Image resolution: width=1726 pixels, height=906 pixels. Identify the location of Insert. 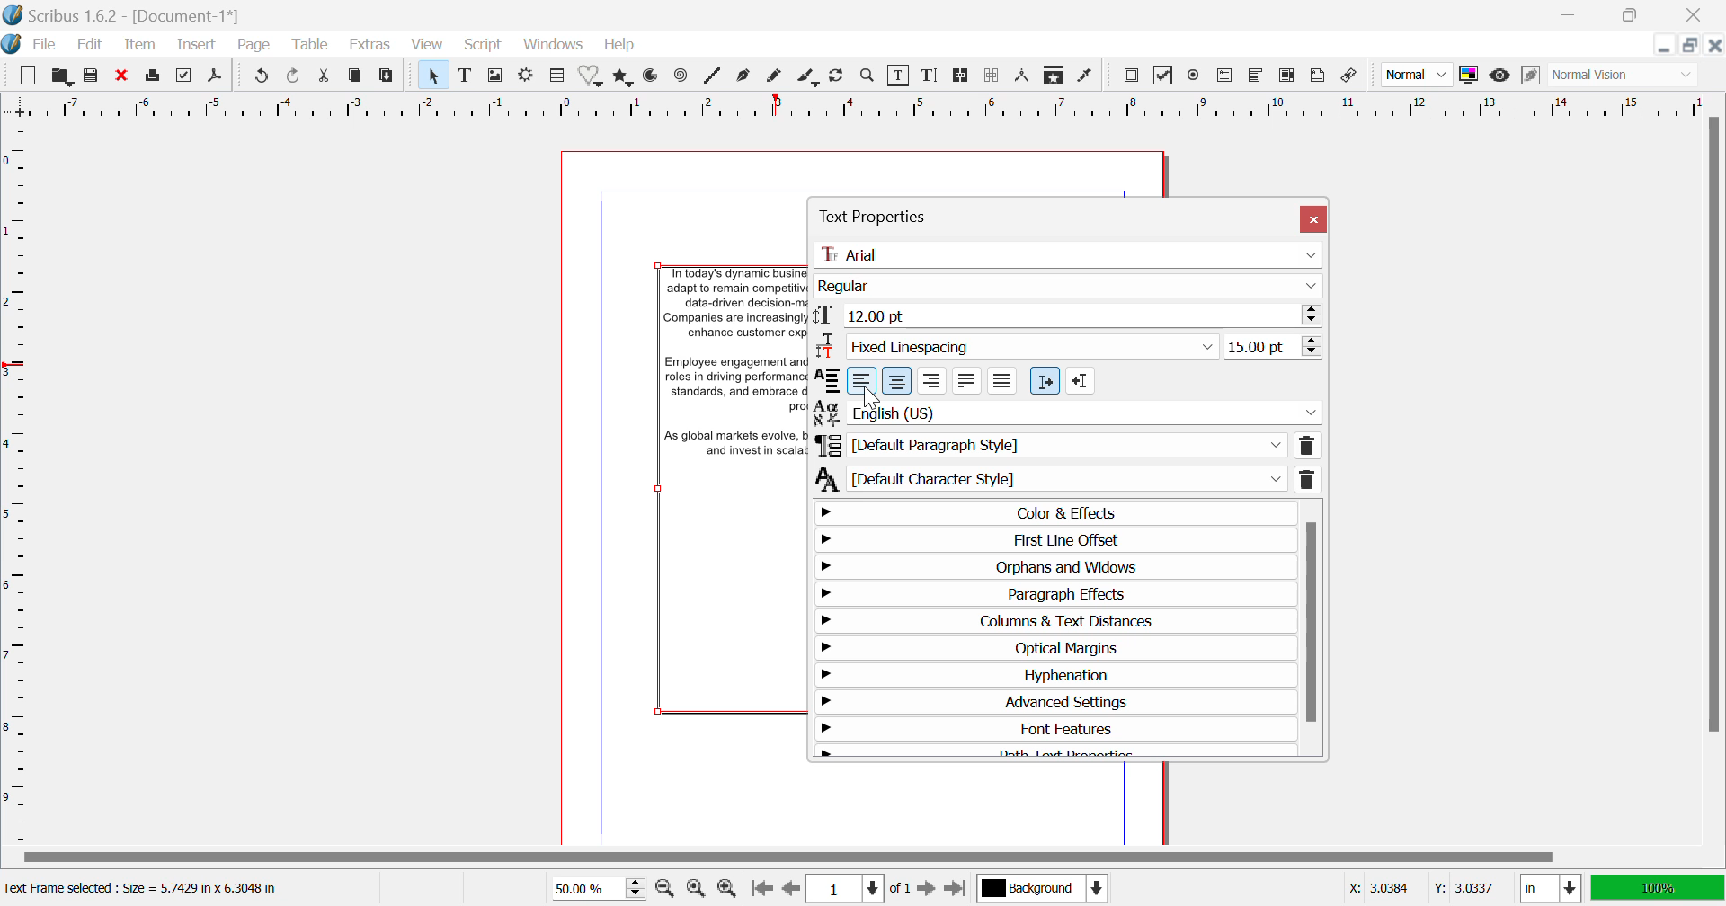
(199, 44).